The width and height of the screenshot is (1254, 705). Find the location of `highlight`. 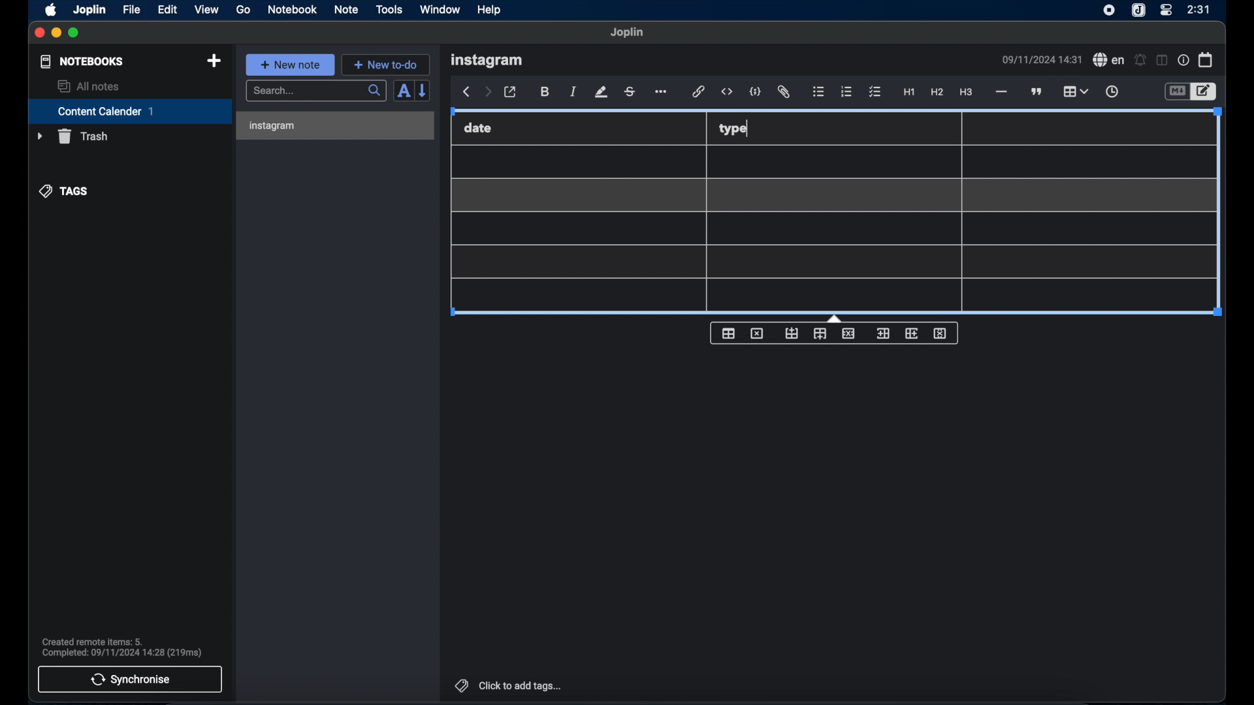

highlight is located at coordinates (602, 92).